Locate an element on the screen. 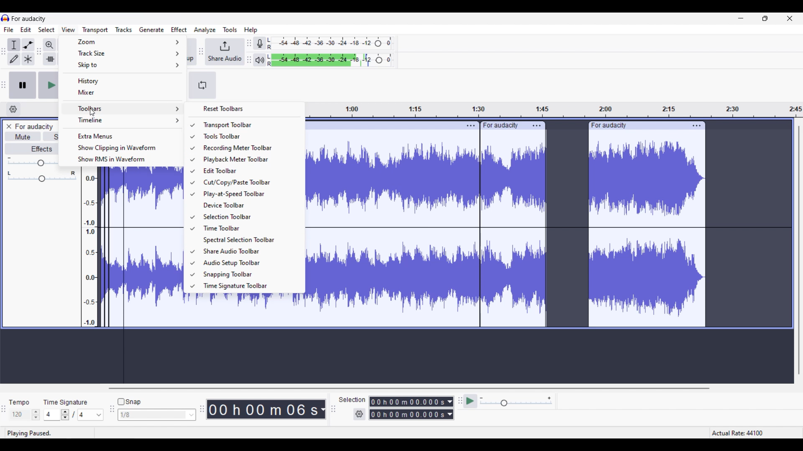 The height and width of the screenshot is (451, 803). Minimize is located at coordinates (741, 18).